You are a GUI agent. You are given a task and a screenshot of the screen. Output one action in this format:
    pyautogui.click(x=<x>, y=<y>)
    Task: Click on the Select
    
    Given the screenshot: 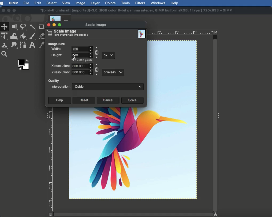 What is the action you would take?
    pyautogui.click(x=51, y=3)
    